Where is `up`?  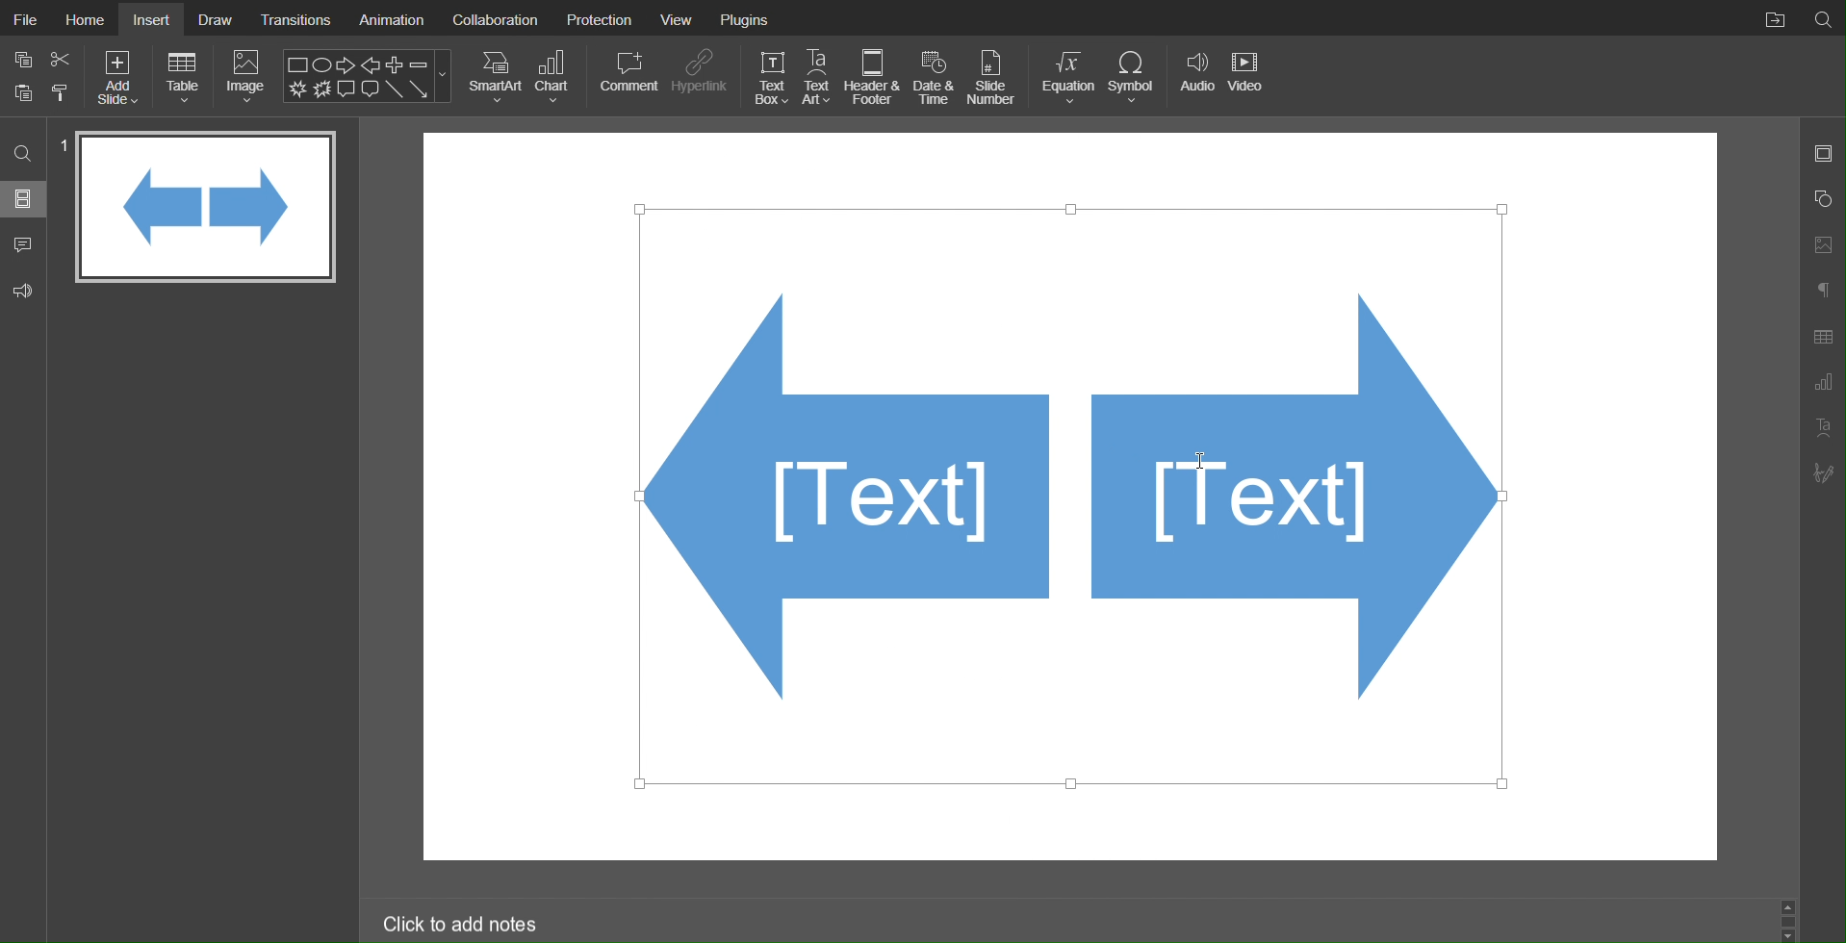 up is located at coordinates (1792, 908).